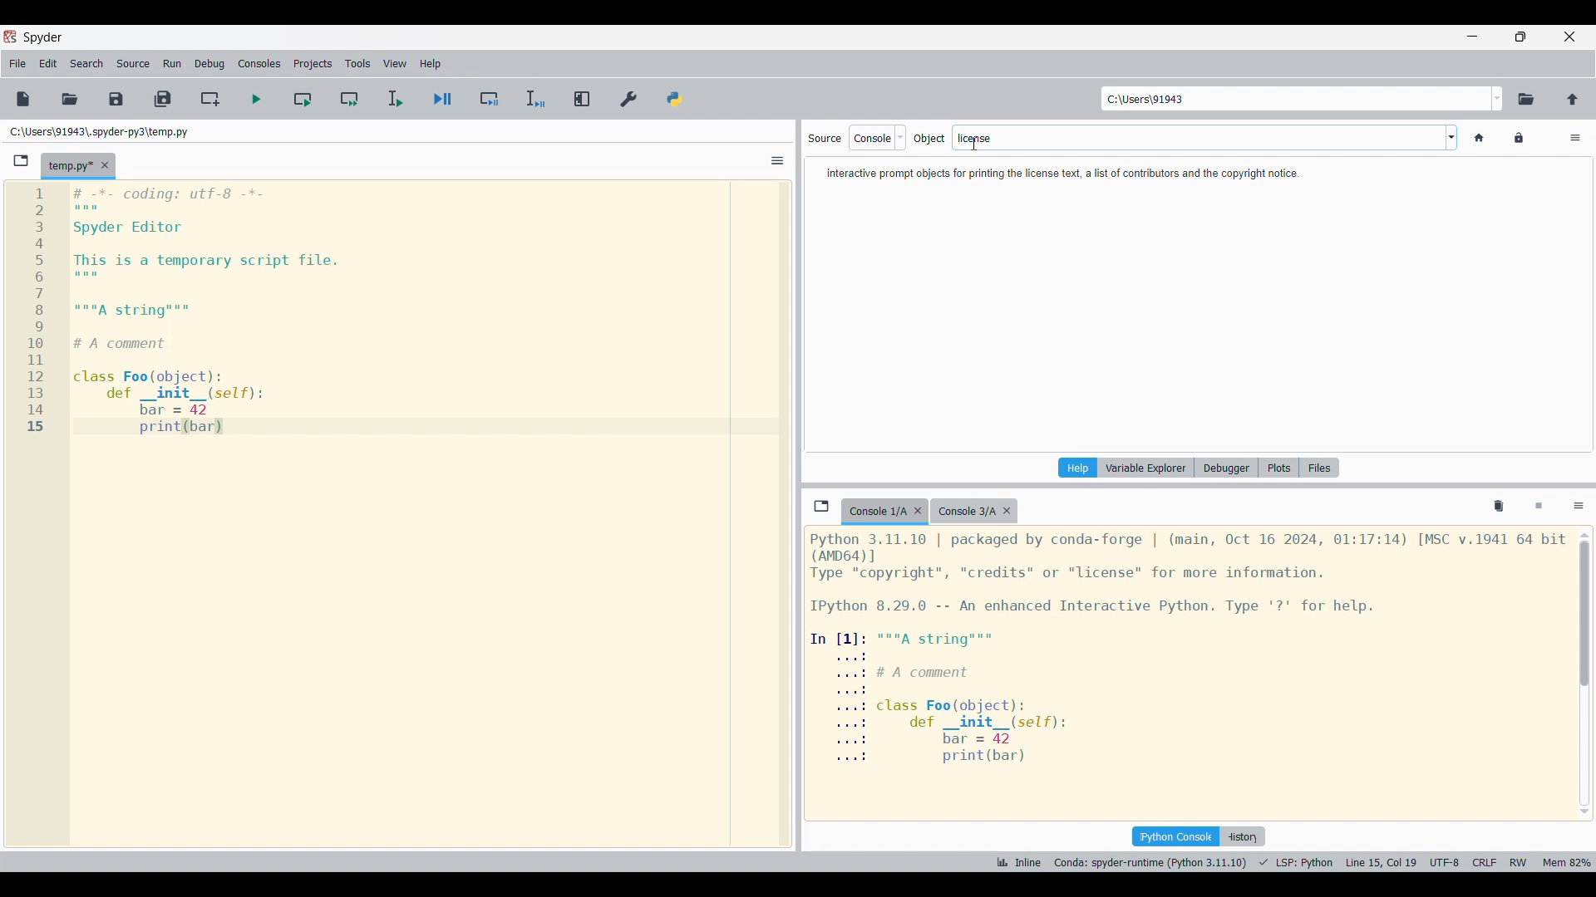  What do you see at coordinates (1078, 468) in the screenshot?
I see `Current pane highlighted` at bounding box center [1078, 468].